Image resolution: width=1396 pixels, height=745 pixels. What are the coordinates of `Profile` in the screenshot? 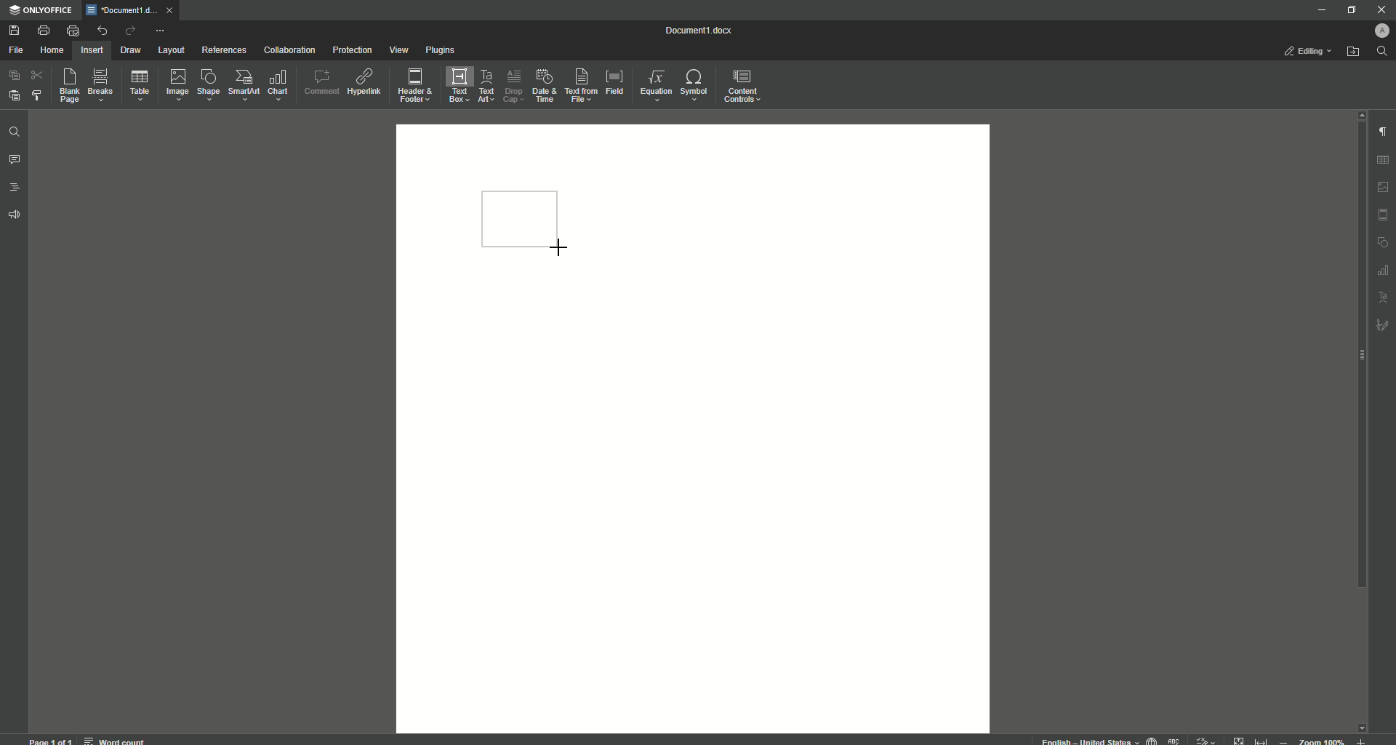 It's located at (1379, 31).